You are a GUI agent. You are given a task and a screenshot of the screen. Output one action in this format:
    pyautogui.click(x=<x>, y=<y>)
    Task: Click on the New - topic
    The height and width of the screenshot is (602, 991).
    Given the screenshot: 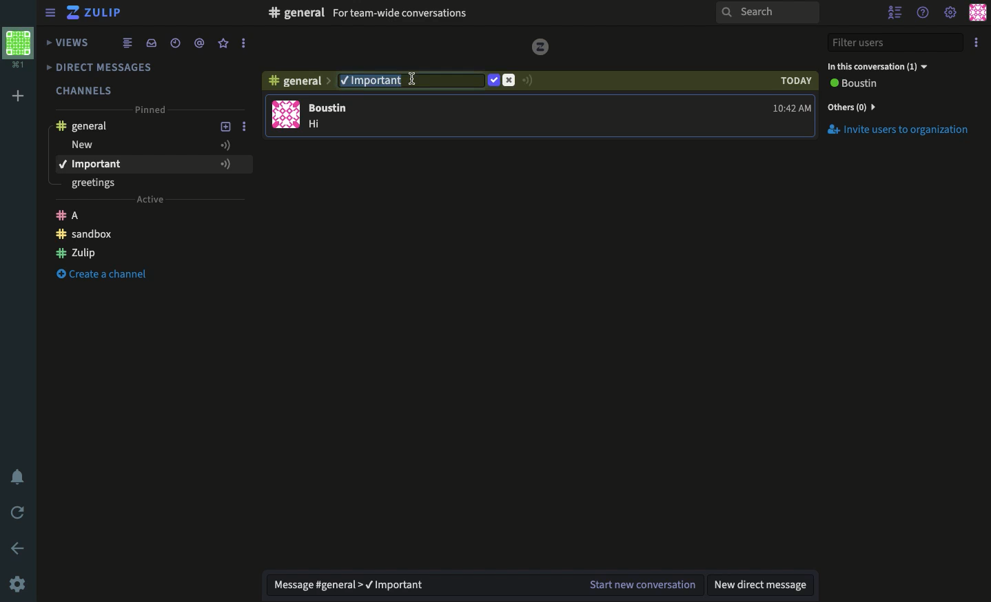 What is the action you would take?
    pyautogui.click(x=137, y=145)
    